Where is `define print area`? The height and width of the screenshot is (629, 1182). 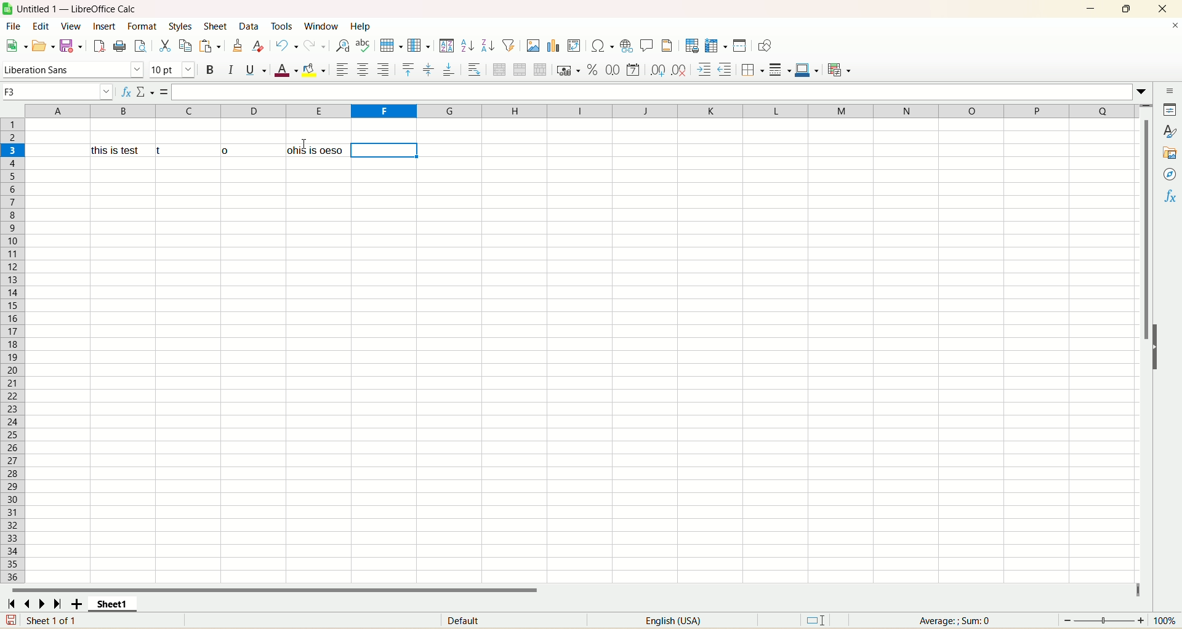
define print area is located at coordinates (692, 47).